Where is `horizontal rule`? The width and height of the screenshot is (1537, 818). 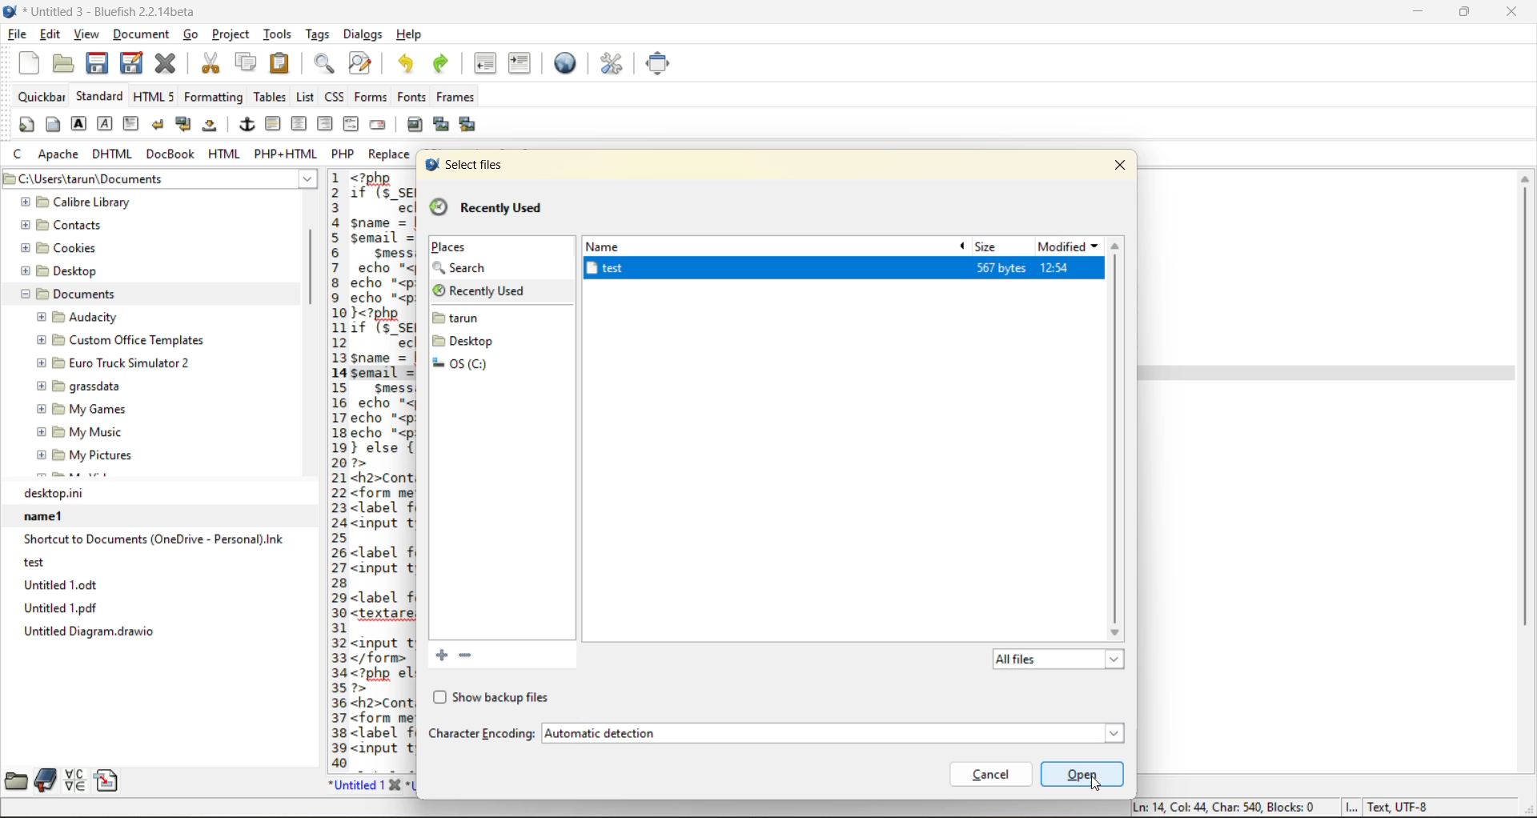
horizontal rule is located at coordinates (274, 124).